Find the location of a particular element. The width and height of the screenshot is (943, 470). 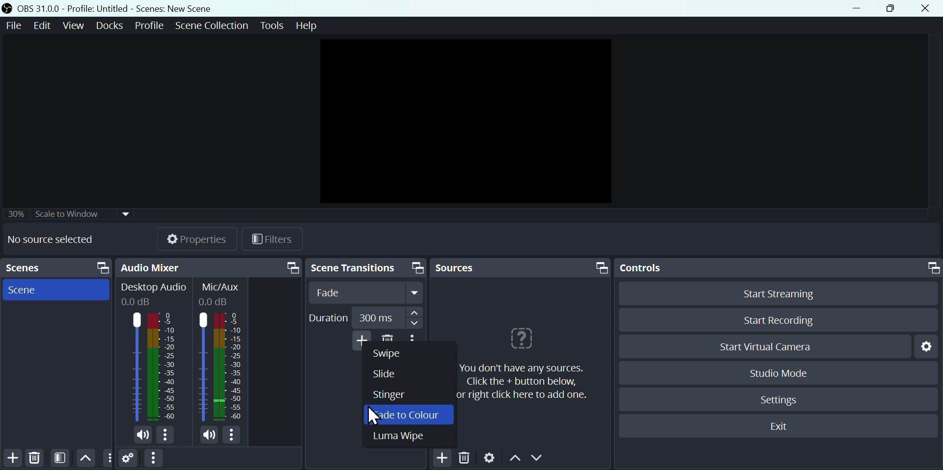

volume is located at coordinates (211, 436).